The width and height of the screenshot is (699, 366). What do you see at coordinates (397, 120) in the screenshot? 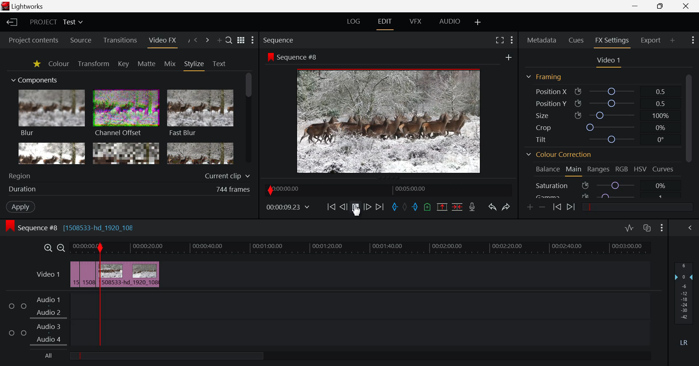
I see `Preview at Stop` at bounding box center [397, 120].